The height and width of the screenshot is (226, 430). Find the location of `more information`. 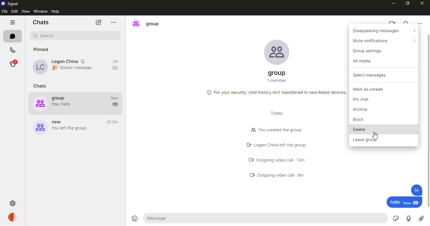

more information is located at coordinates (208, 93).